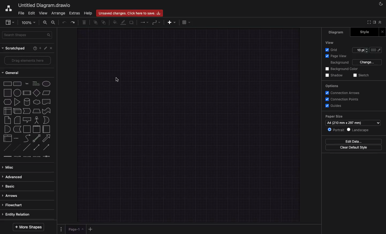  Describe the element at coordinates (7, 148) in the screenshot. I see `dashed` at that location.